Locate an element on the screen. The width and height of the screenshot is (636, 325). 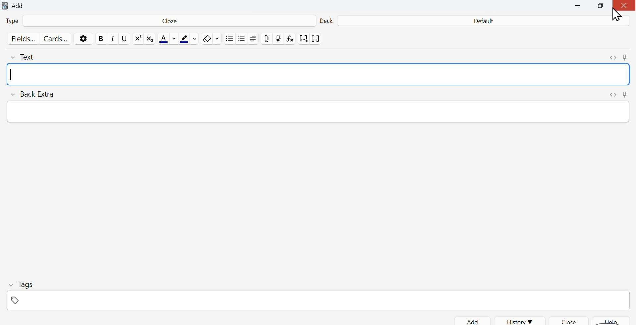
Tags is located at coordinates (22, 284).